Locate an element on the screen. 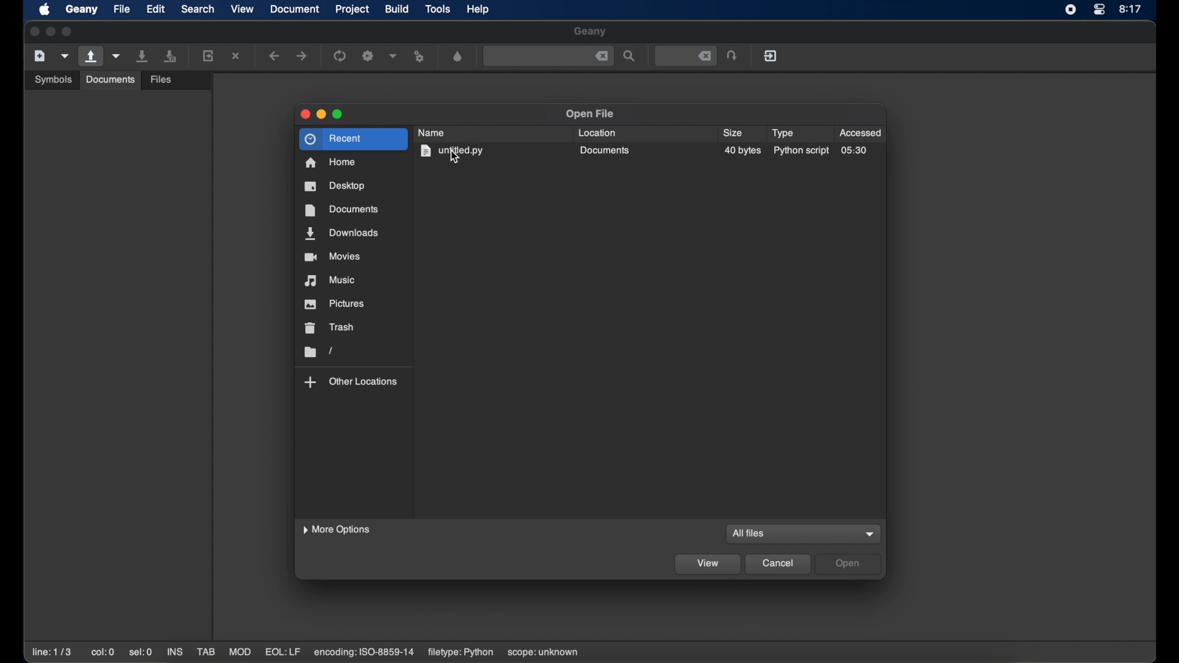 The height and width of the screenshot is (663, 1179). tab is located at coordinates (205, 652).